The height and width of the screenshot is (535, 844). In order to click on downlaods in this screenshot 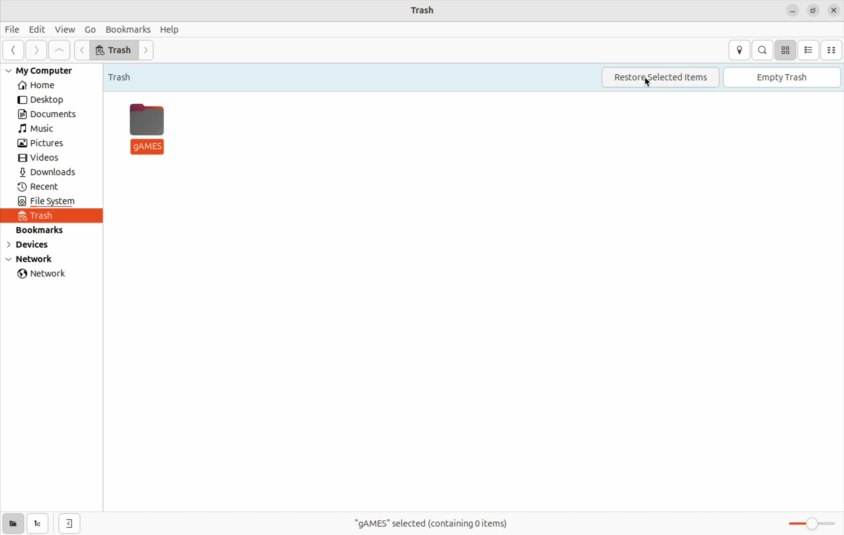, I will do `click(52, 173)`.